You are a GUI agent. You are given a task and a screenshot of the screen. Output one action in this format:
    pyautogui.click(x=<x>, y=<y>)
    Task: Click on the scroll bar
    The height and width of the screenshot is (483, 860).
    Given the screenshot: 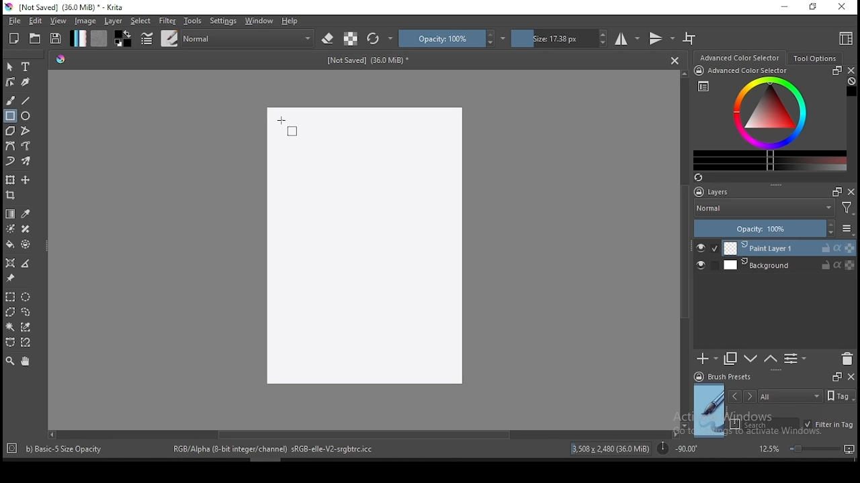 What is the action you would take?
    pyautogui.click(x=685, y=248)
    